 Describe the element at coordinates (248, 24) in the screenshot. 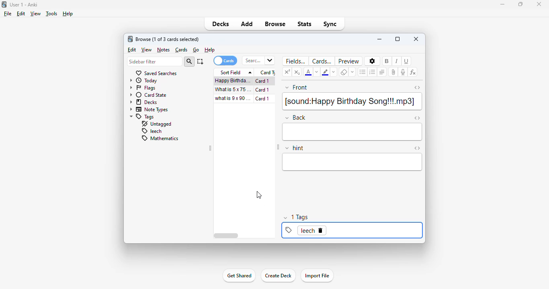

I see `add` at that location.